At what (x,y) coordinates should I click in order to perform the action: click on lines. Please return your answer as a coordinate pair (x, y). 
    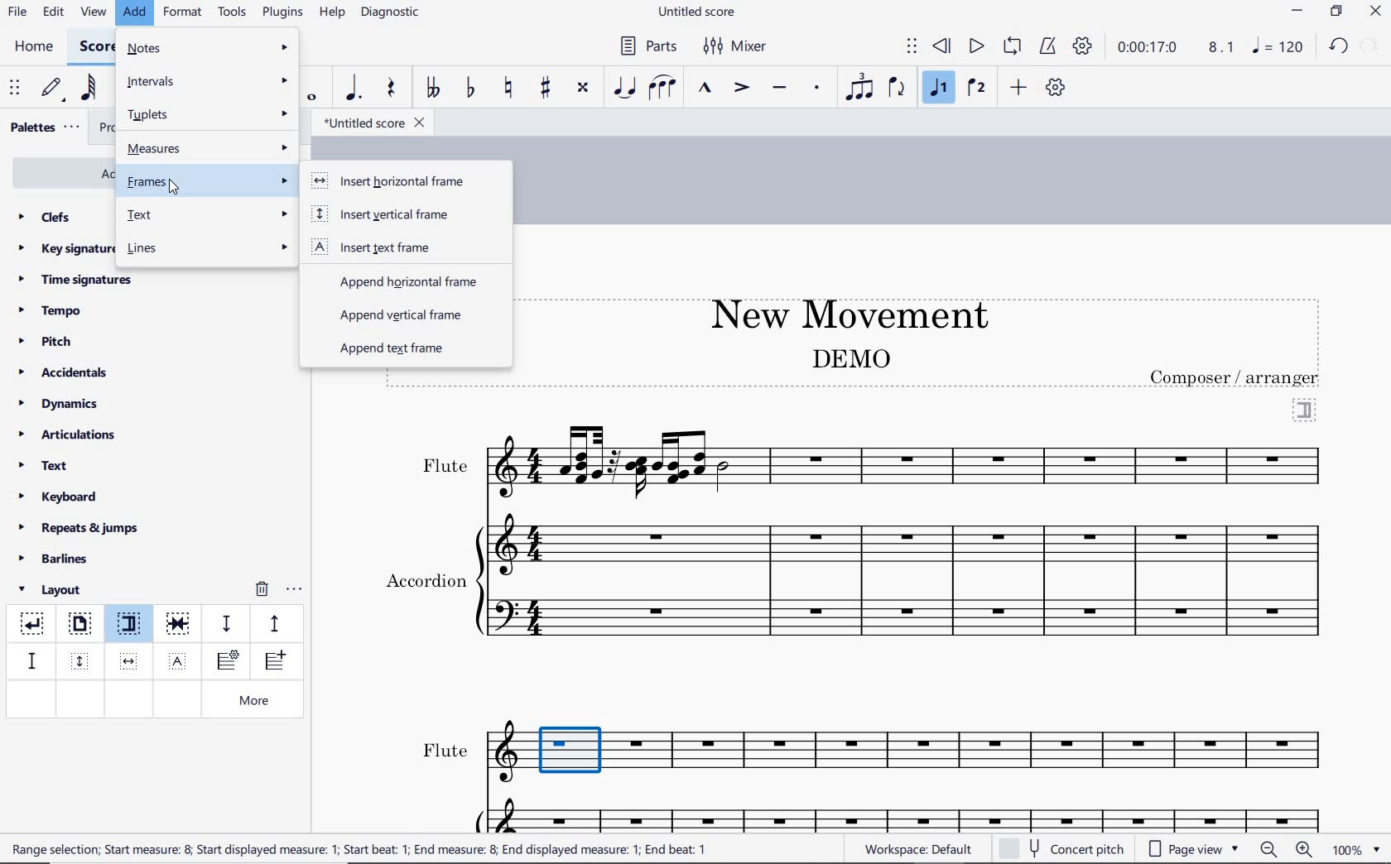
    Looking at the image, I should click on (208, 249).